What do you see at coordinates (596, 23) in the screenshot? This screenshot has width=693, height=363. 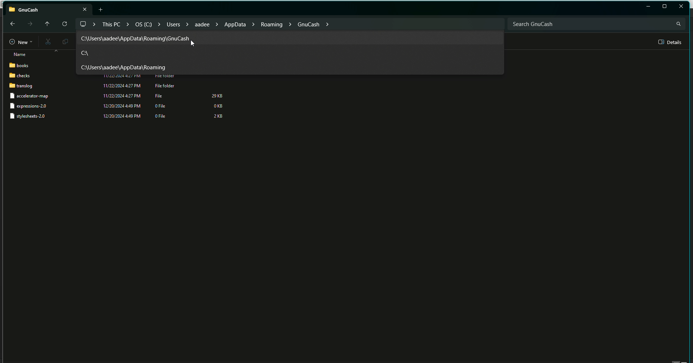 I see `Search bar` at bounding box center [596, 23].